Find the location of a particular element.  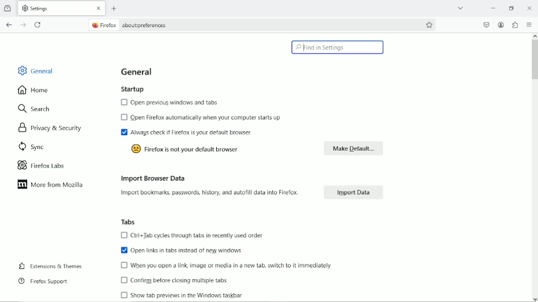

View recent browsing is located at coordinates (9, 7).